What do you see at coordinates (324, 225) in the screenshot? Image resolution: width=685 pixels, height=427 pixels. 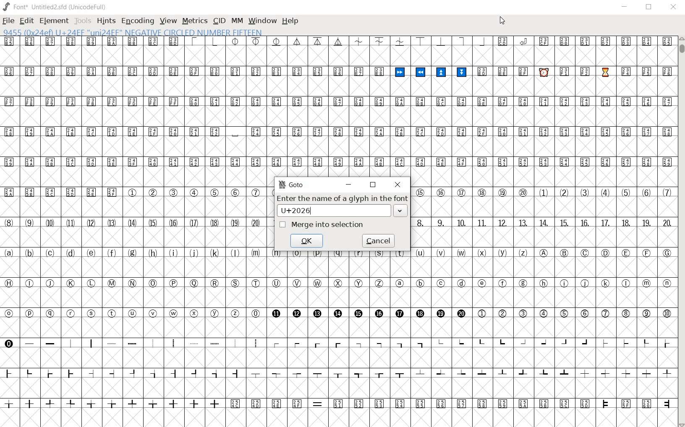 I see `merge into selection` at bounding box center [324, 225].